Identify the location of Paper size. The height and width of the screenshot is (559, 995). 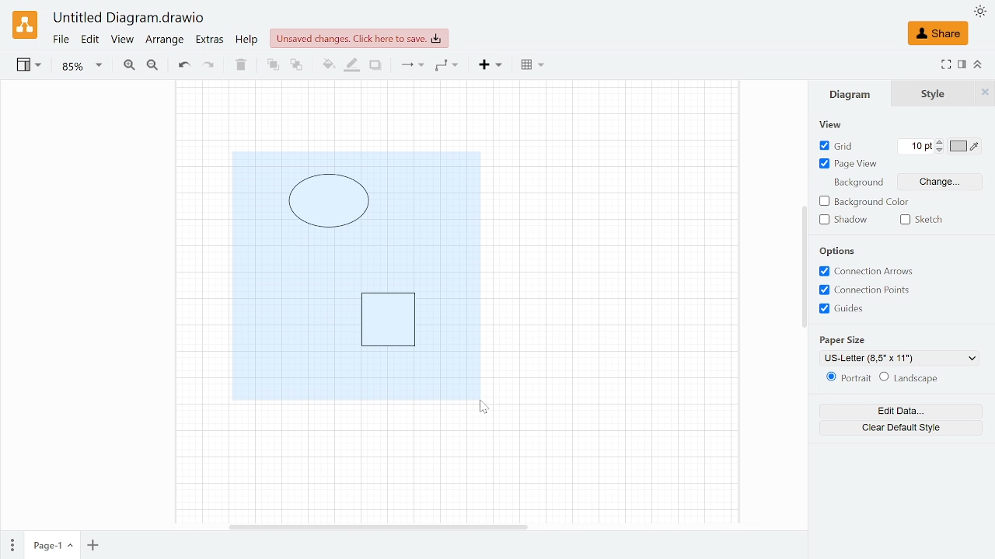
(900, 358).